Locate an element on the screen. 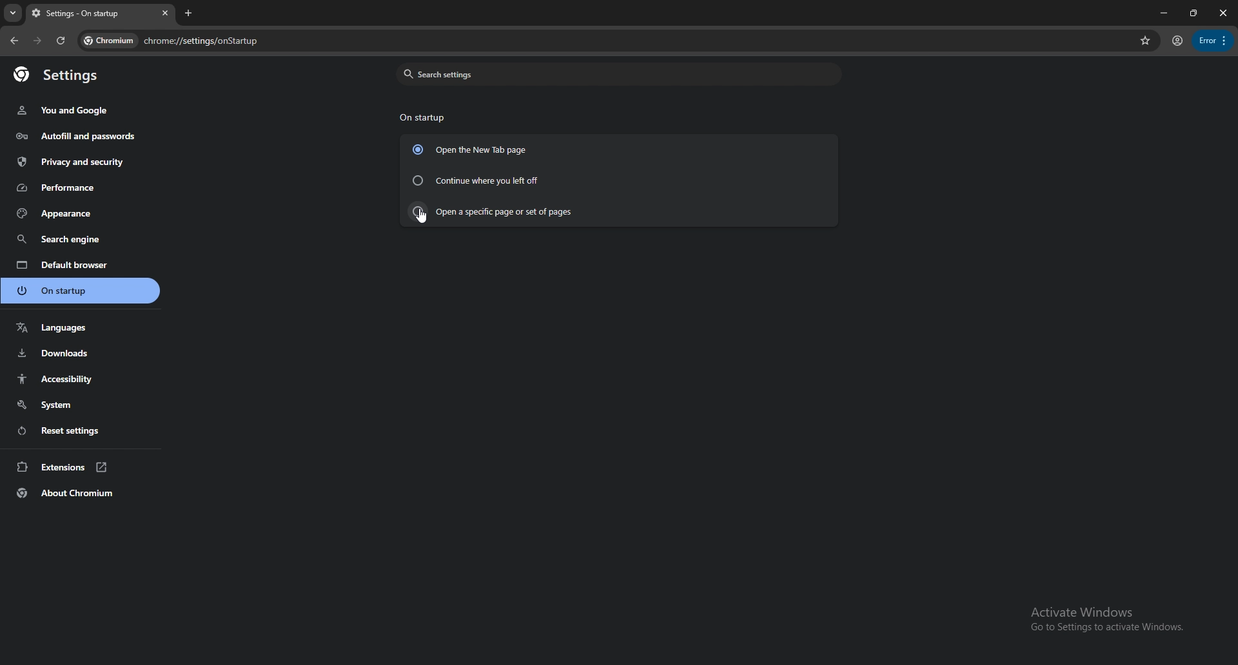 The image size is (1238, 665). tab is located at coordinates (88, 14).